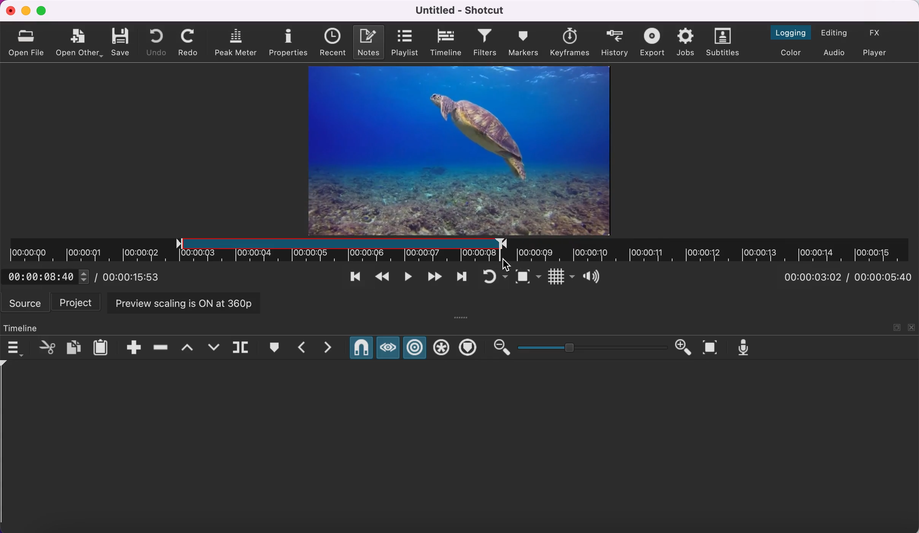  What do you see at coordinates (886, 278) in the screenshot?
I see `total duration` at bounding box center [886, 278].